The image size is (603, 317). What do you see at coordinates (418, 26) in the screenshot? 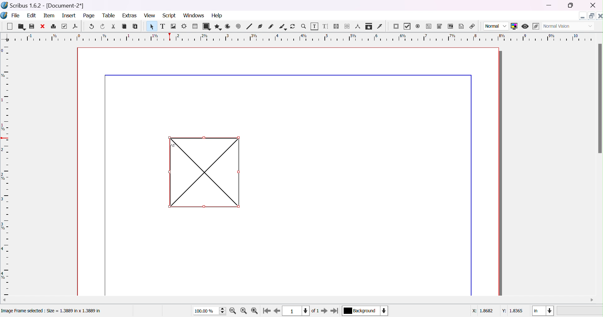
I see `radio button` at bounding box center [418, 26].